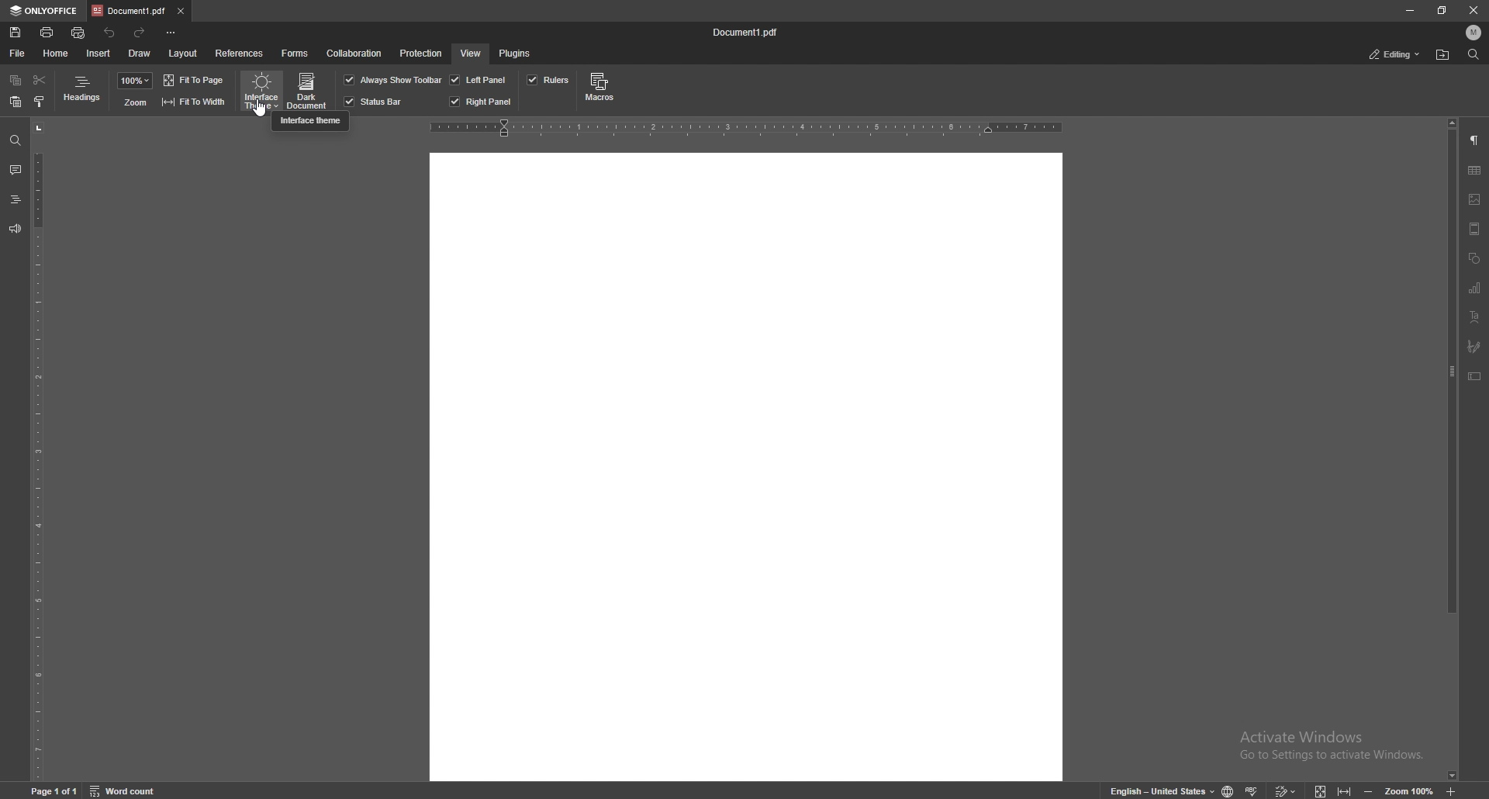 The image size is (1489, 799). Describe the element at coordinates (1411, 791) in the screenshot. I see `zoom` at that location.